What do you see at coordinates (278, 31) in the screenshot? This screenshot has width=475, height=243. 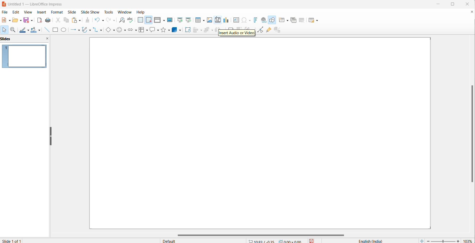 I see `toggle extrusion` at bounding box center [278, 31].